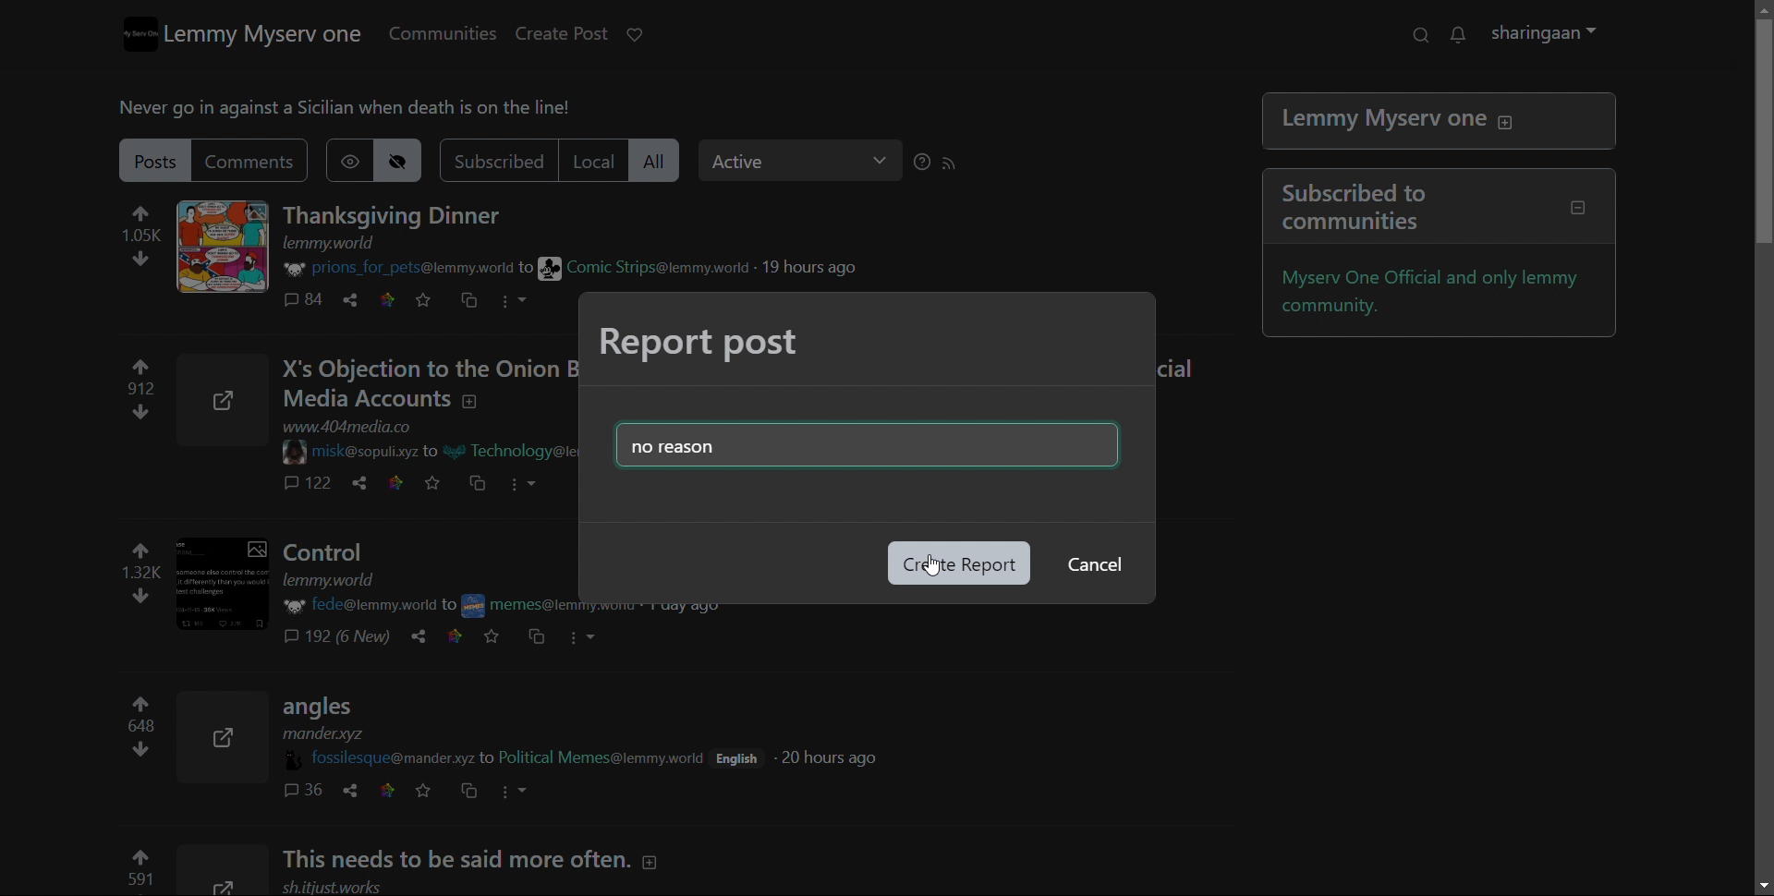 This screenshot has height=896, width=1774. What do you see at coordinates (523, 604) in the screenshot?
I see `community` at bounding box center [523, 604].